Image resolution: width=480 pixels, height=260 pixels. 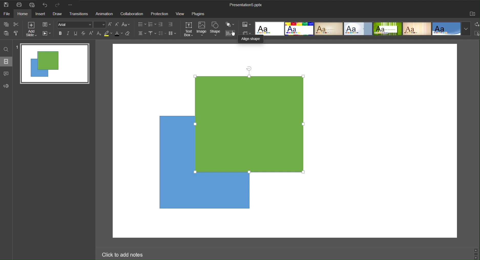 I want to click on Alignment, so click(x=142, y=34).